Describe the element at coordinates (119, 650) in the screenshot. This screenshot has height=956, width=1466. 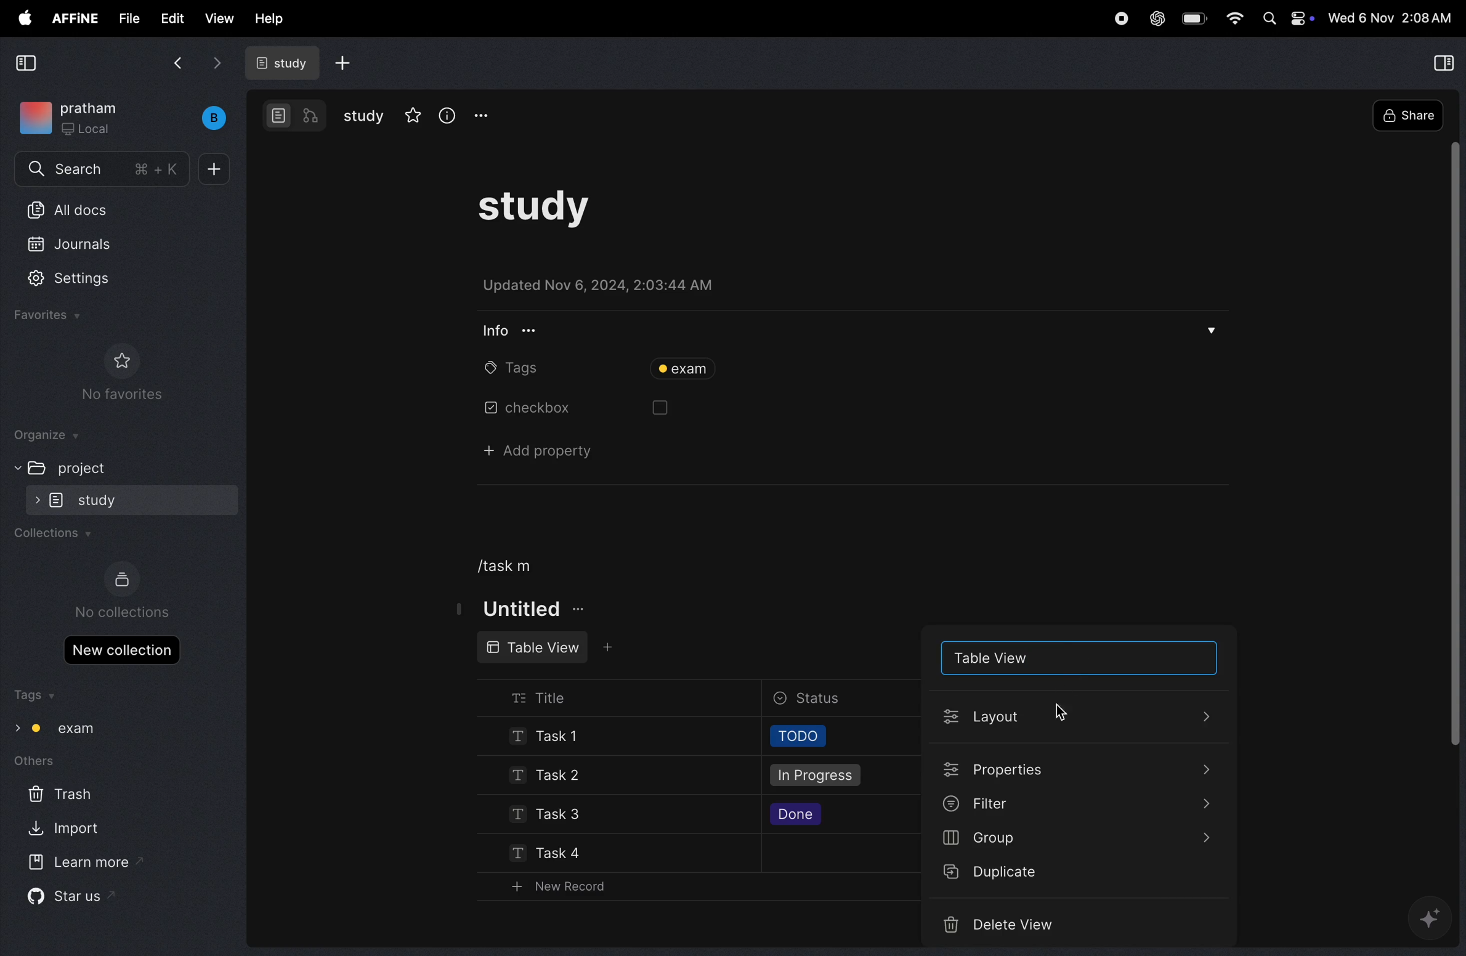
I see `new collections` at that location.